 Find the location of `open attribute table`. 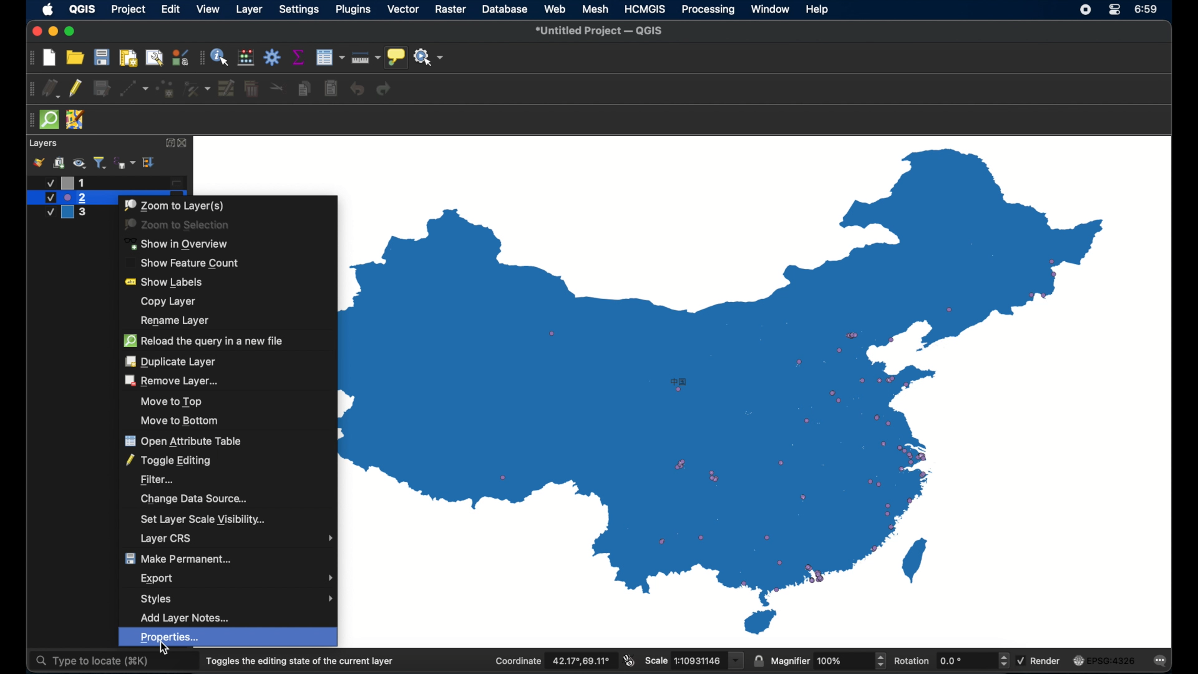

open attribute table is located at coordinates (331, 57).